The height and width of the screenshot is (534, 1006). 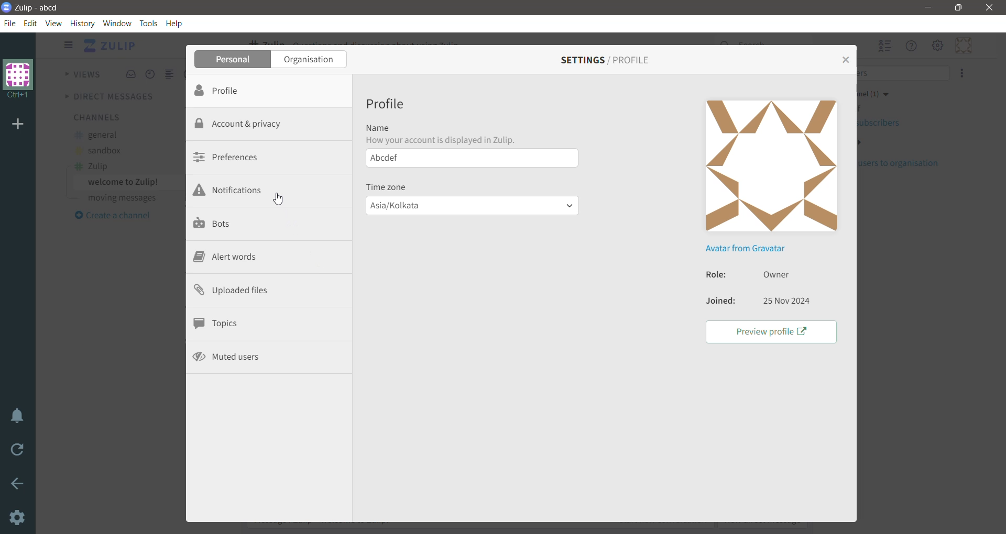 What do you see at coordinates (18, 485) in the screenshot?
I see `Go back` at bounding box center [18, 485].